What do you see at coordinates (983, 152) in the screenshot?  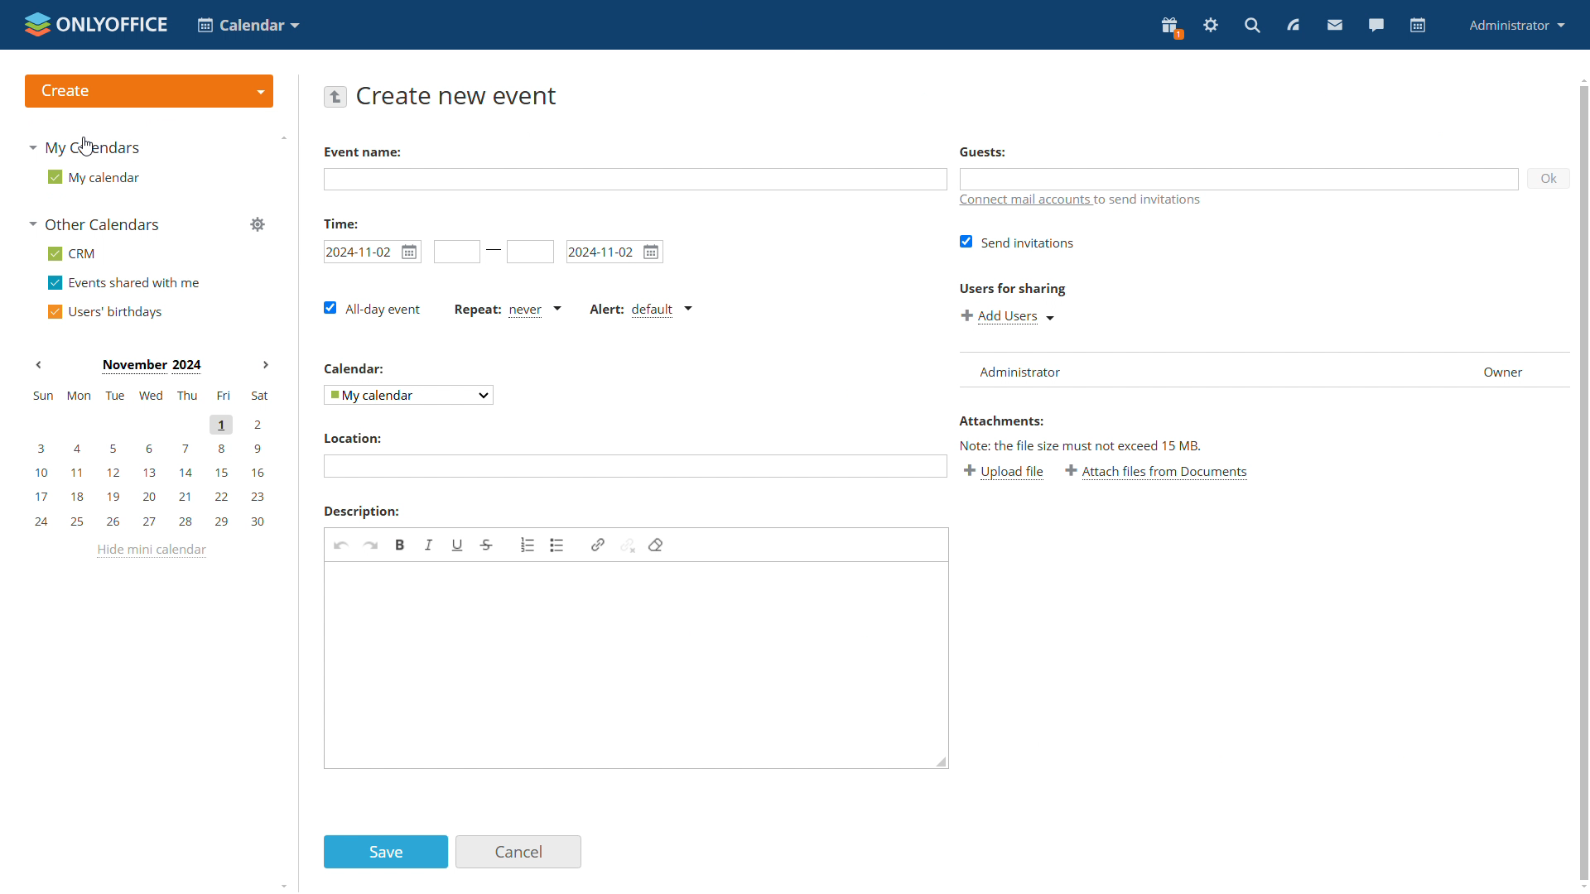 I see `Guests` at bounding box center [983, 152].